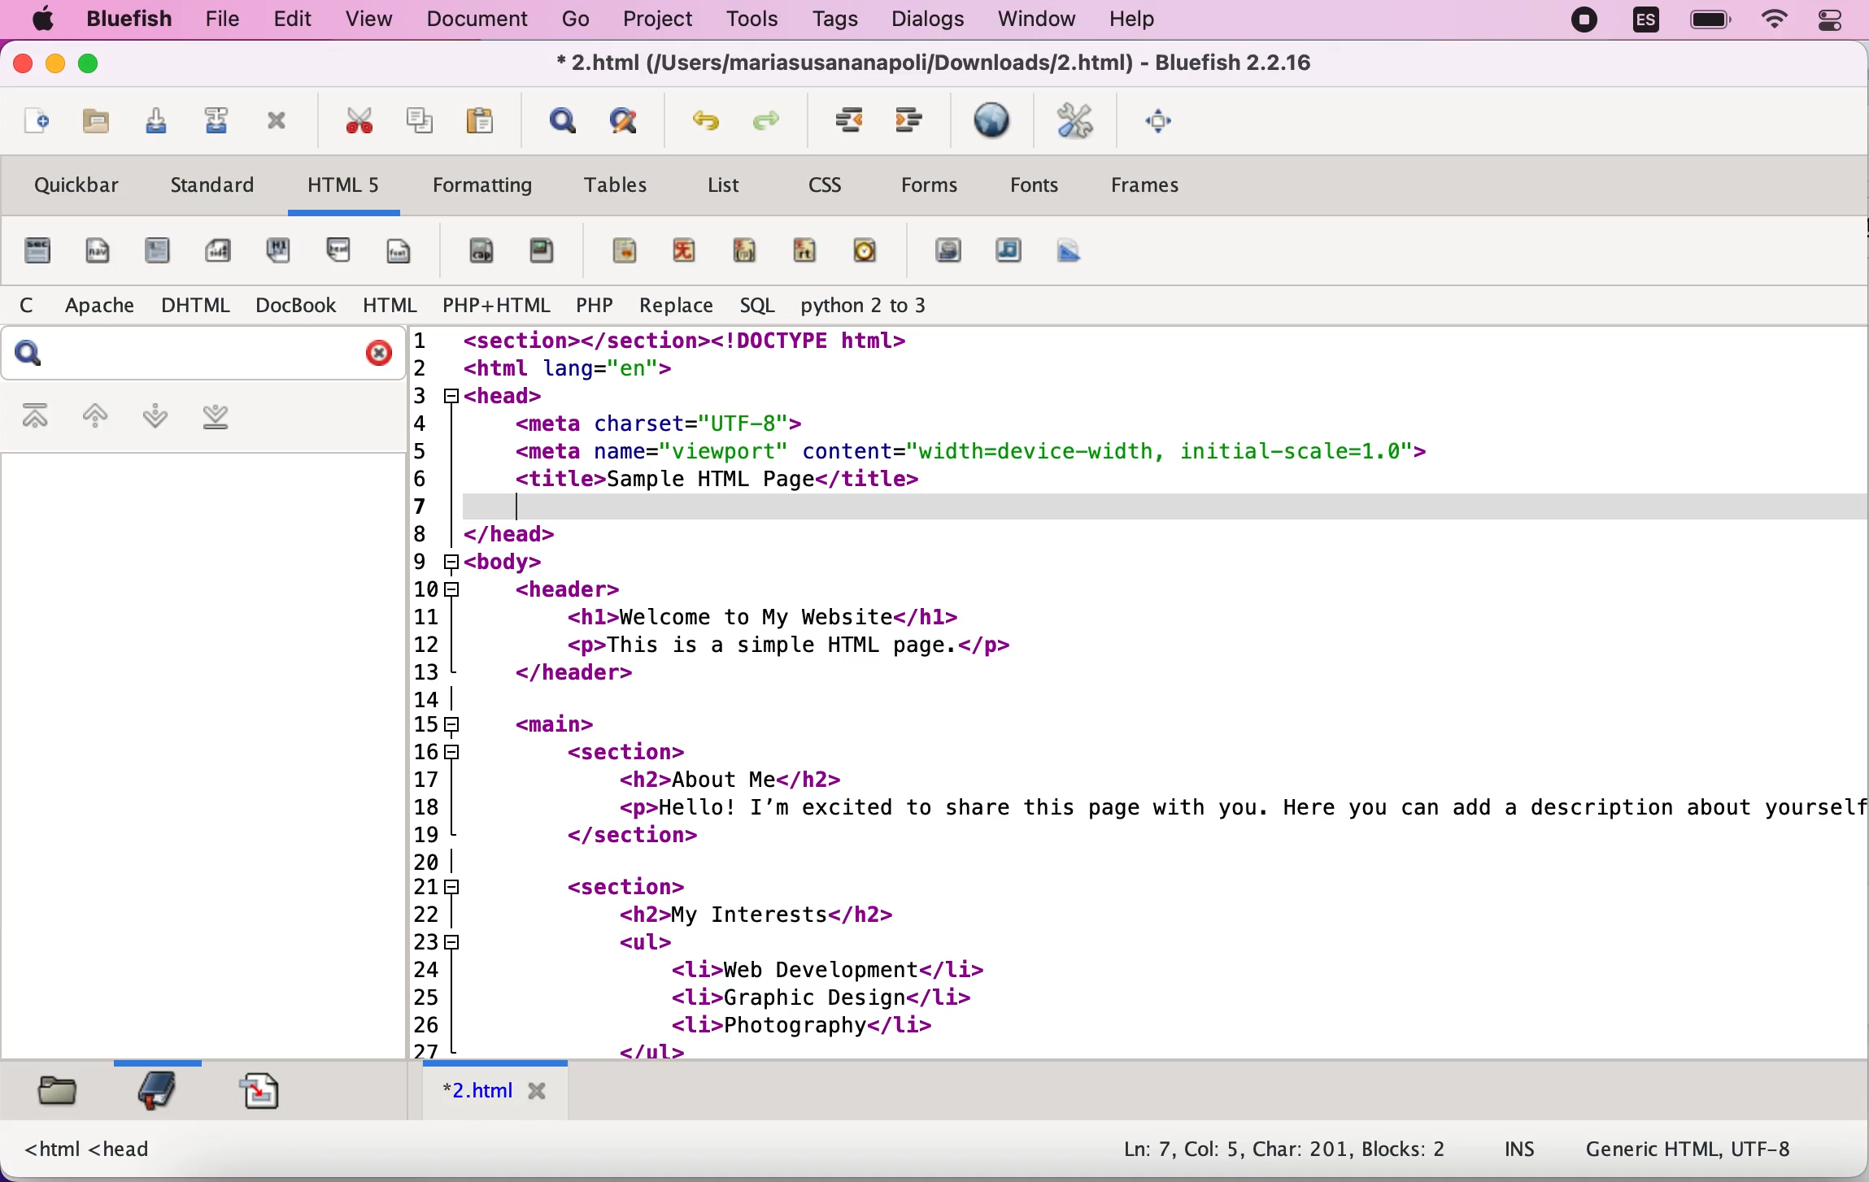 The width and height of the screenshot is (1869, 1182). Describe the element at coordinates (1035, 20) in the screenshot. I see `window` at that location.